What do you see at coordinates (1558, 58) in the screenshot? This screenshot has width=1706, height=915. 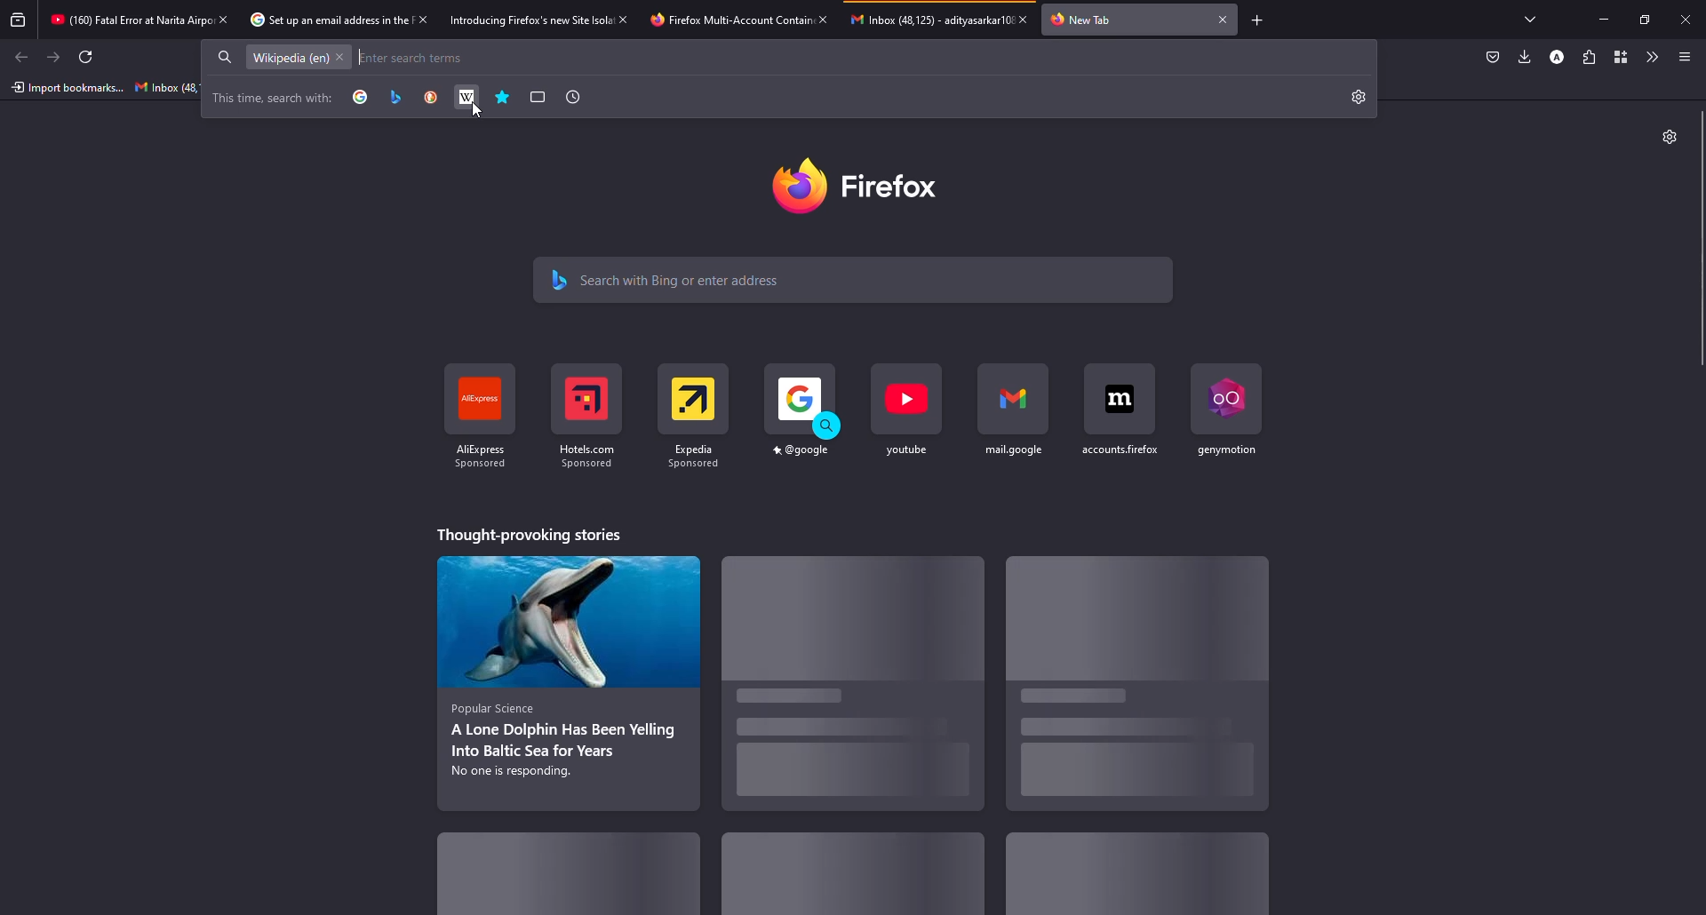 I see `profile` at bounding box center [1558, 58].